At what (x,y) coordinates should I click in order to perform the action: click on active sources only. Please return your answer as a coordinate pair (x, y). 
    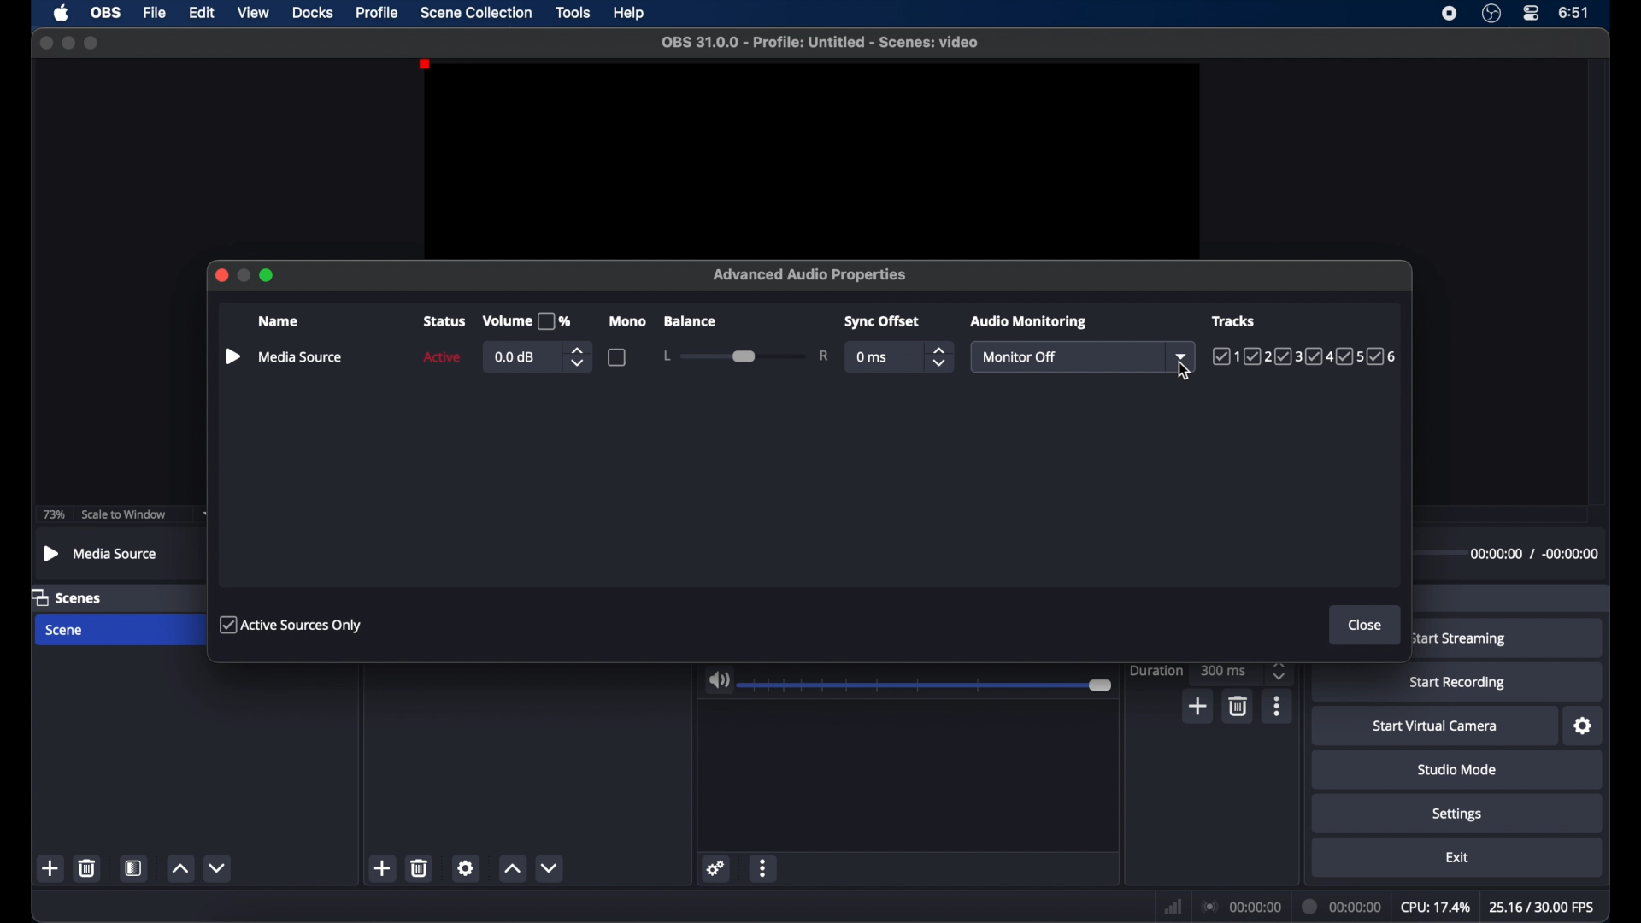
    Looking at the image, I should click on (291, 625).